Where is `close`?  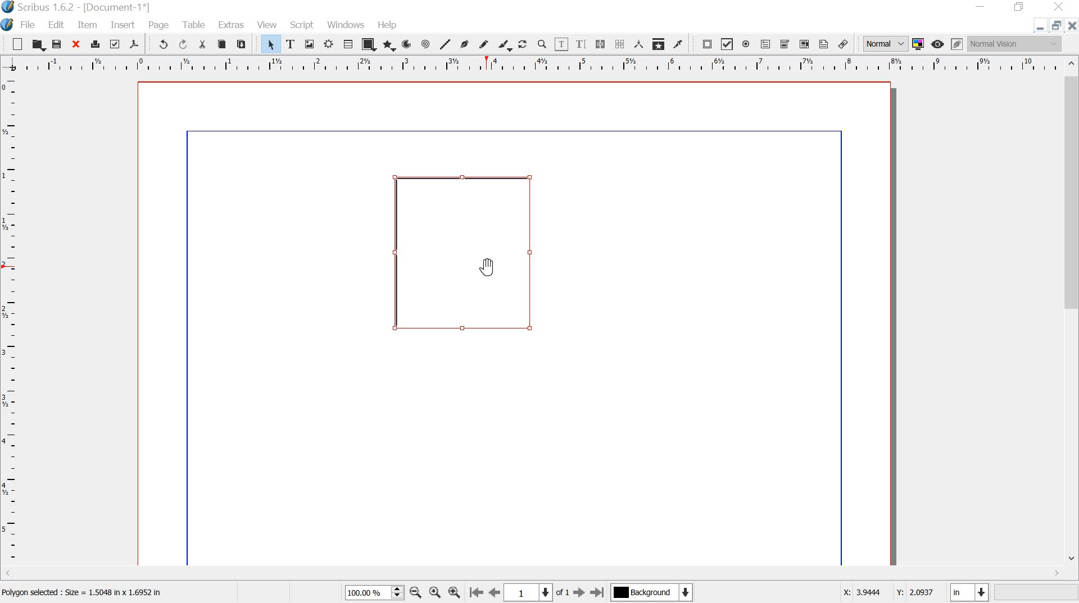
close is located at coordinates (77, 44).